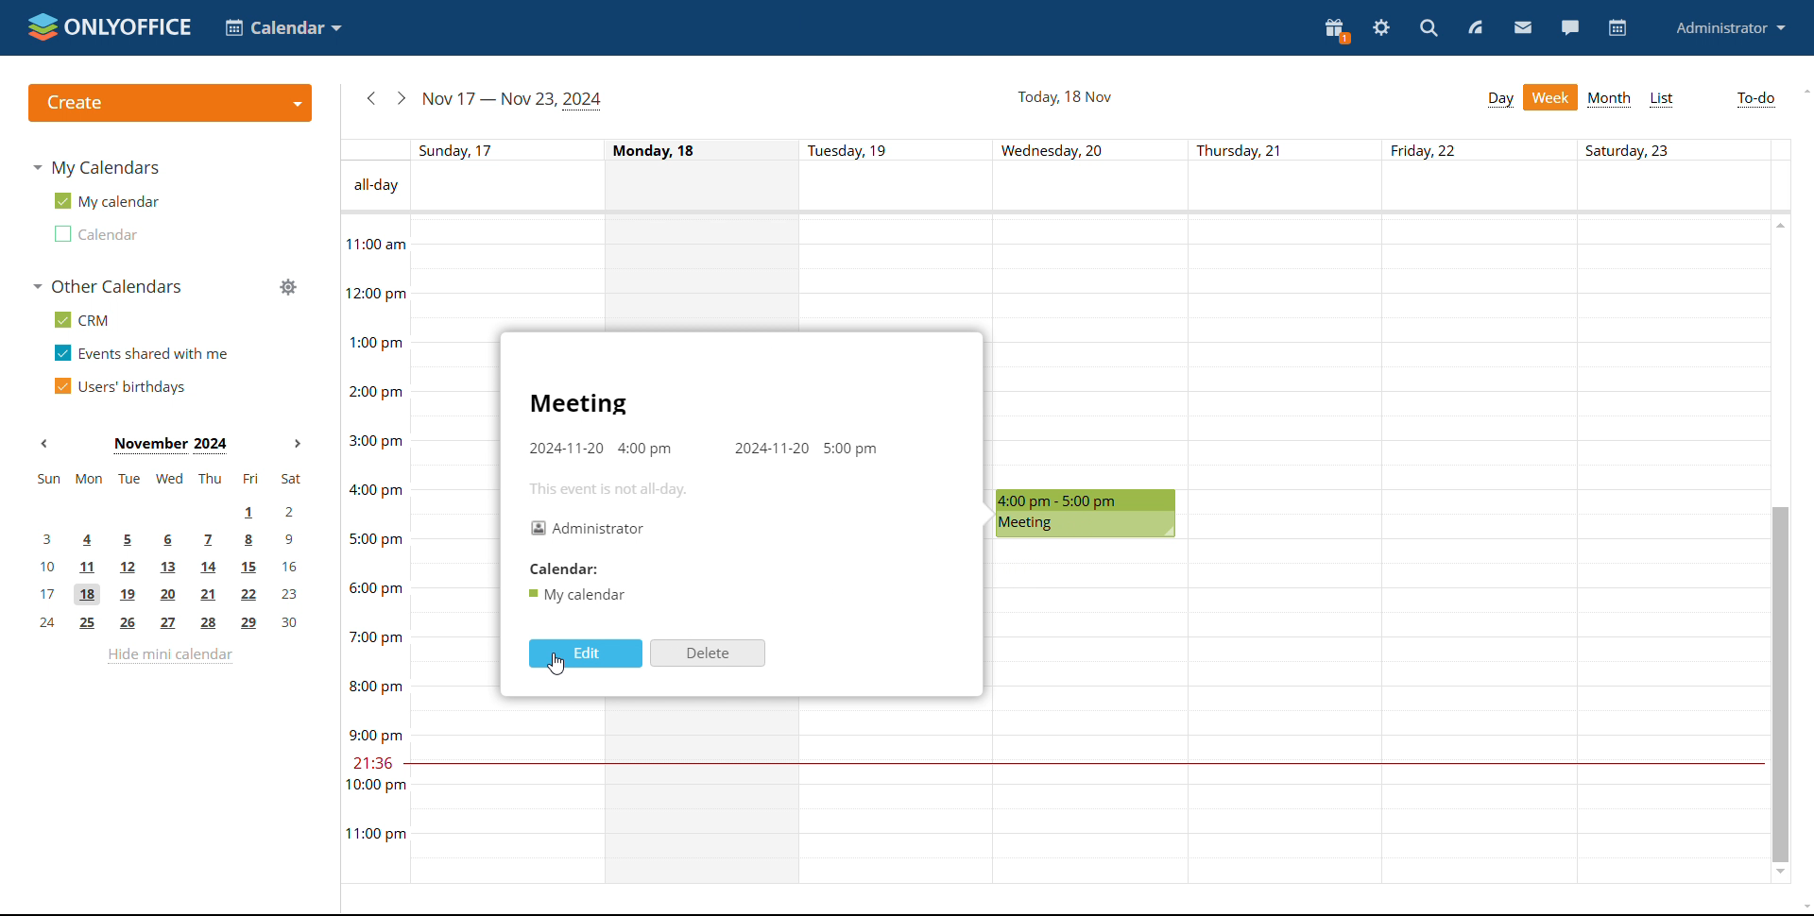  I want to click on next week, so click(402, 97).